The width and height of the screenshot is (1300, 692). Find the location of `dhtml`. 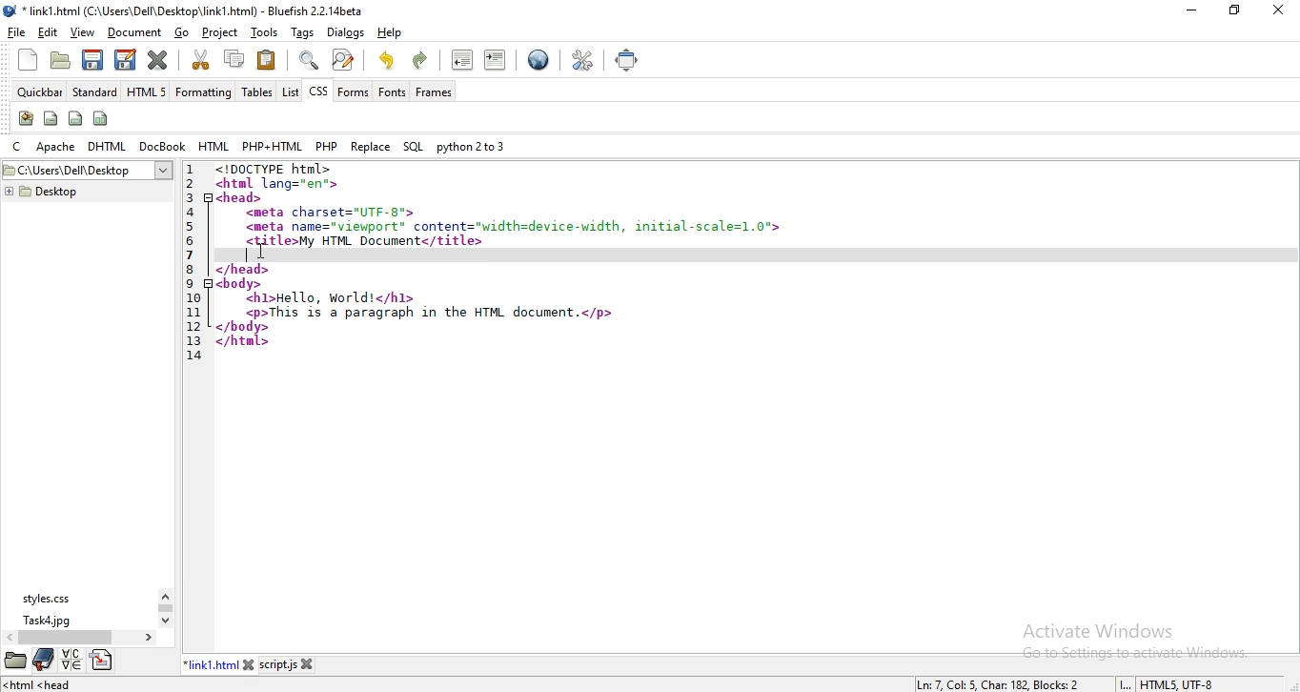

dhtml is located at coordinates (107, 147).